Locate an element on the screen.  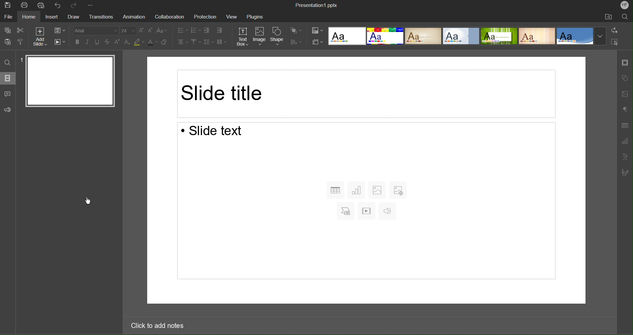
bold is located at coordinates (76, 42).